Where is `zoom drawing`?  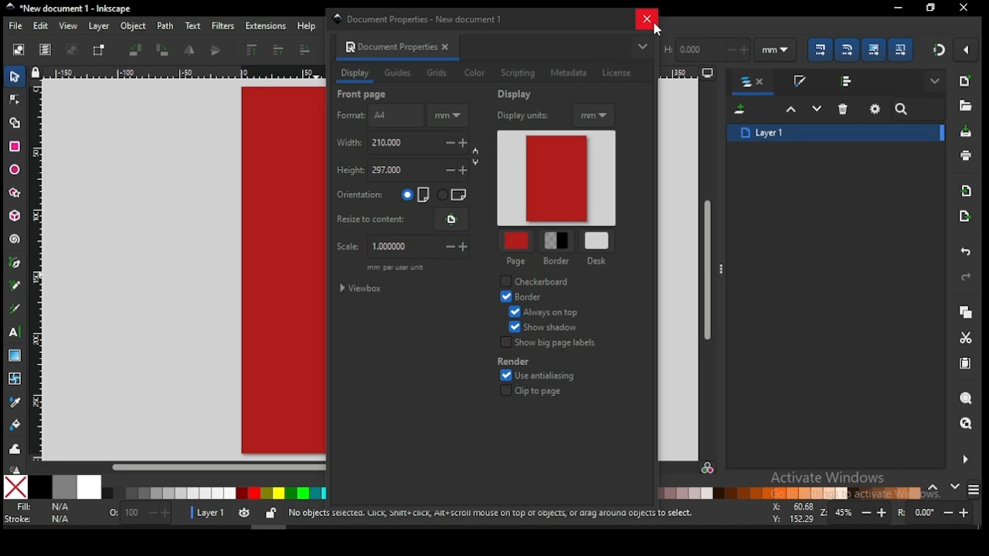 zoom drawing is located at coordinates (967, 425).